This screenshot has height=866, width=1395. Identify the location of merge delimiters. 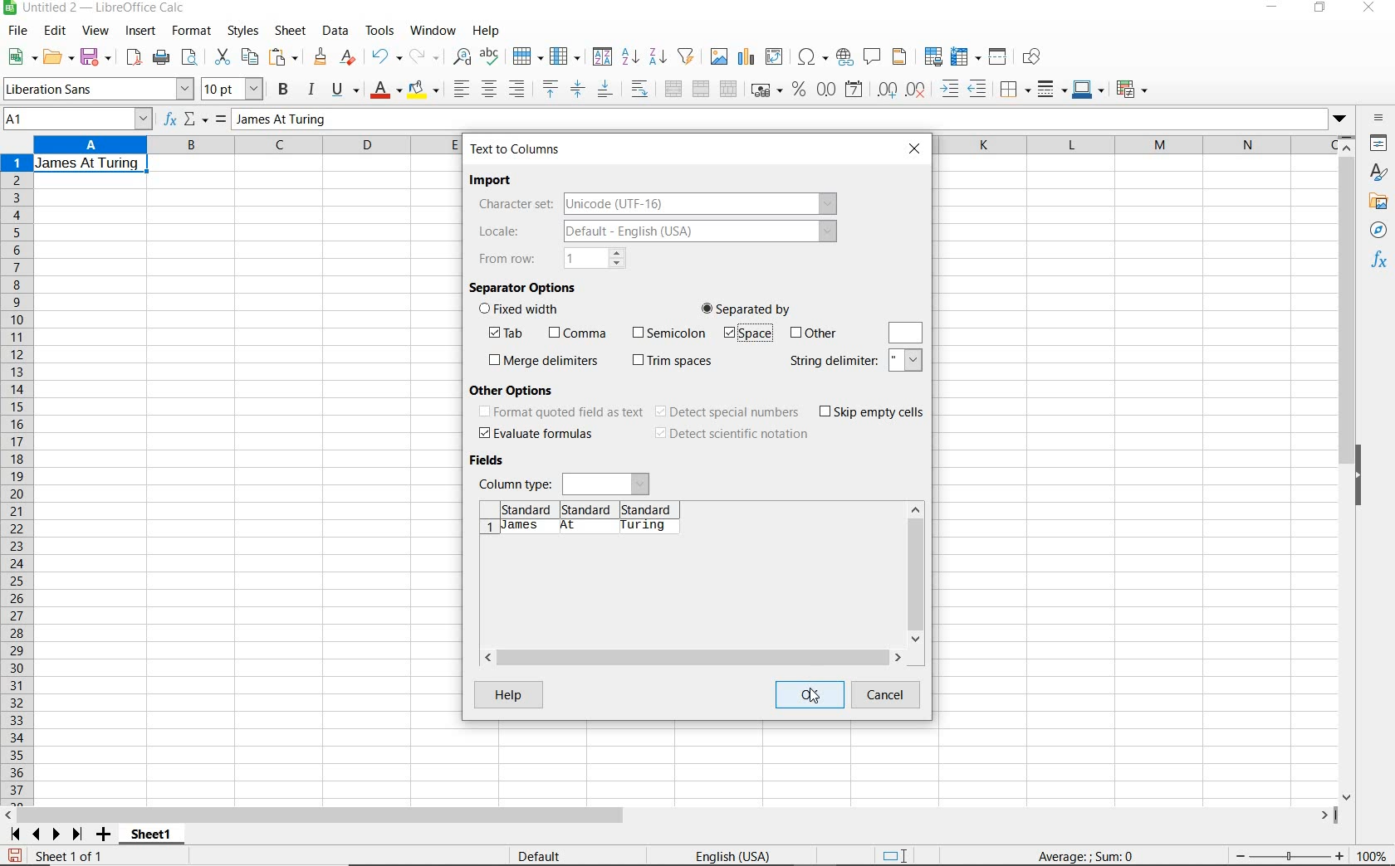
(543, 361).